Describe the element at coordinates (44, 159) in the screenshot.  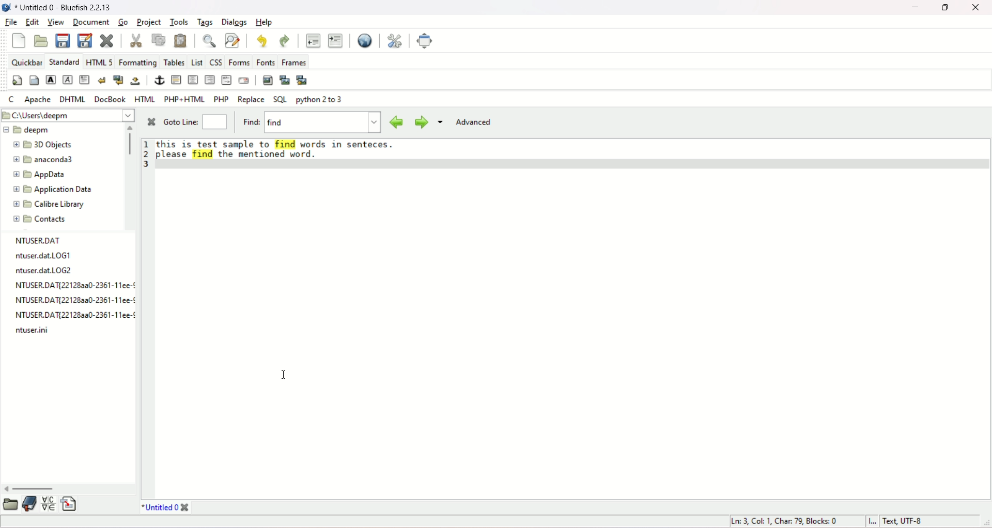
I see `anaconda` at that location.